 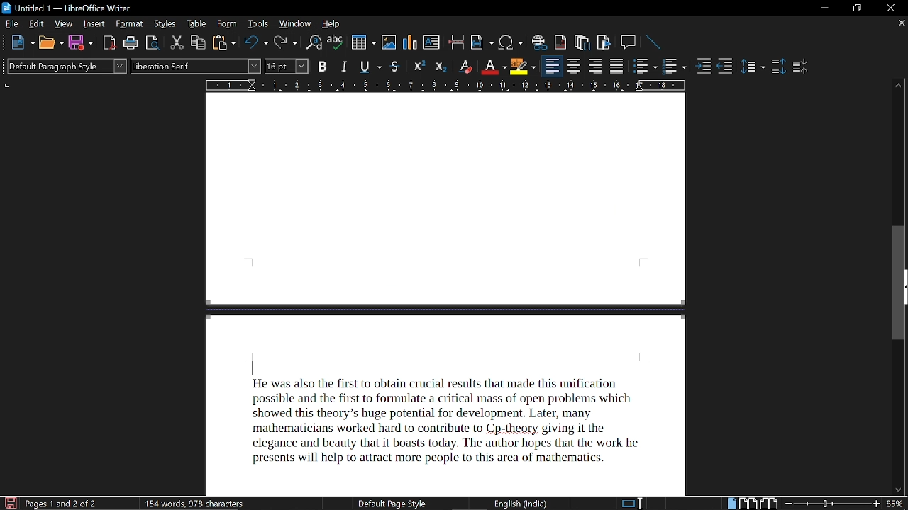 I want to click on Page break added after the first paragraph, so click(x=458, y=296).